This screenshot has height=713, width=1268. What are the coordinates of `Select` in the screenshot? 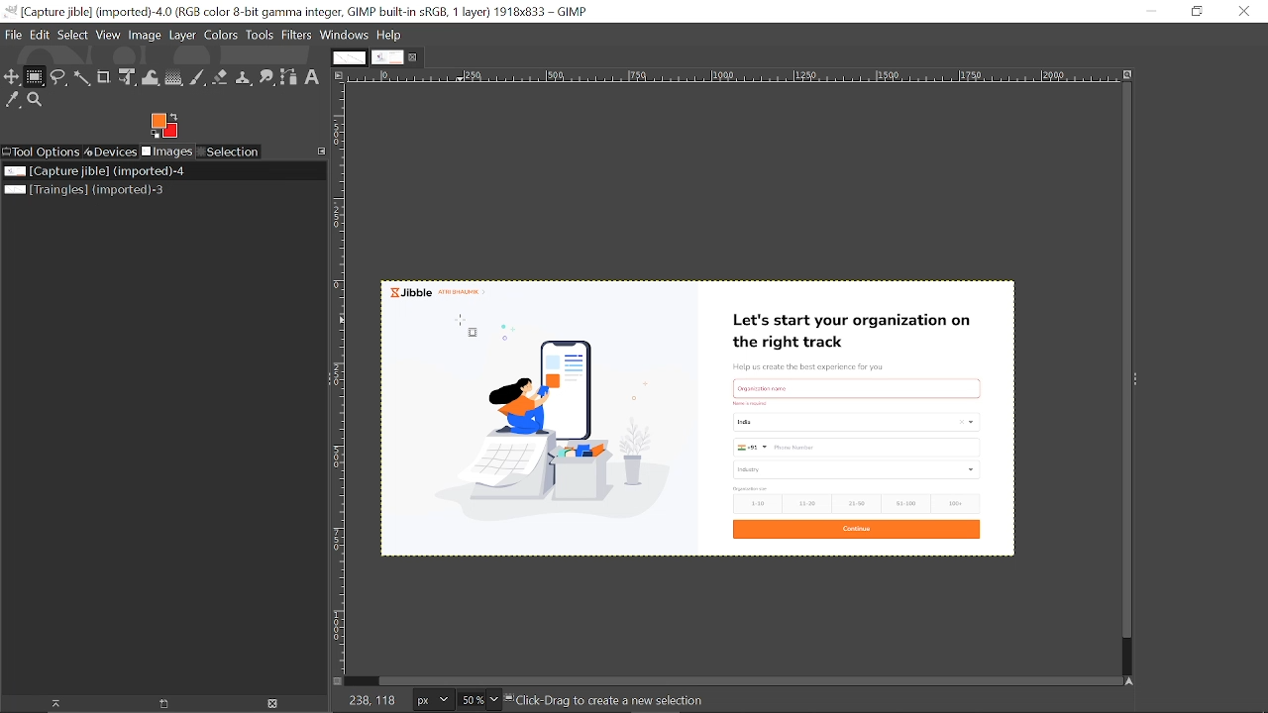 It's located at (73, 35).